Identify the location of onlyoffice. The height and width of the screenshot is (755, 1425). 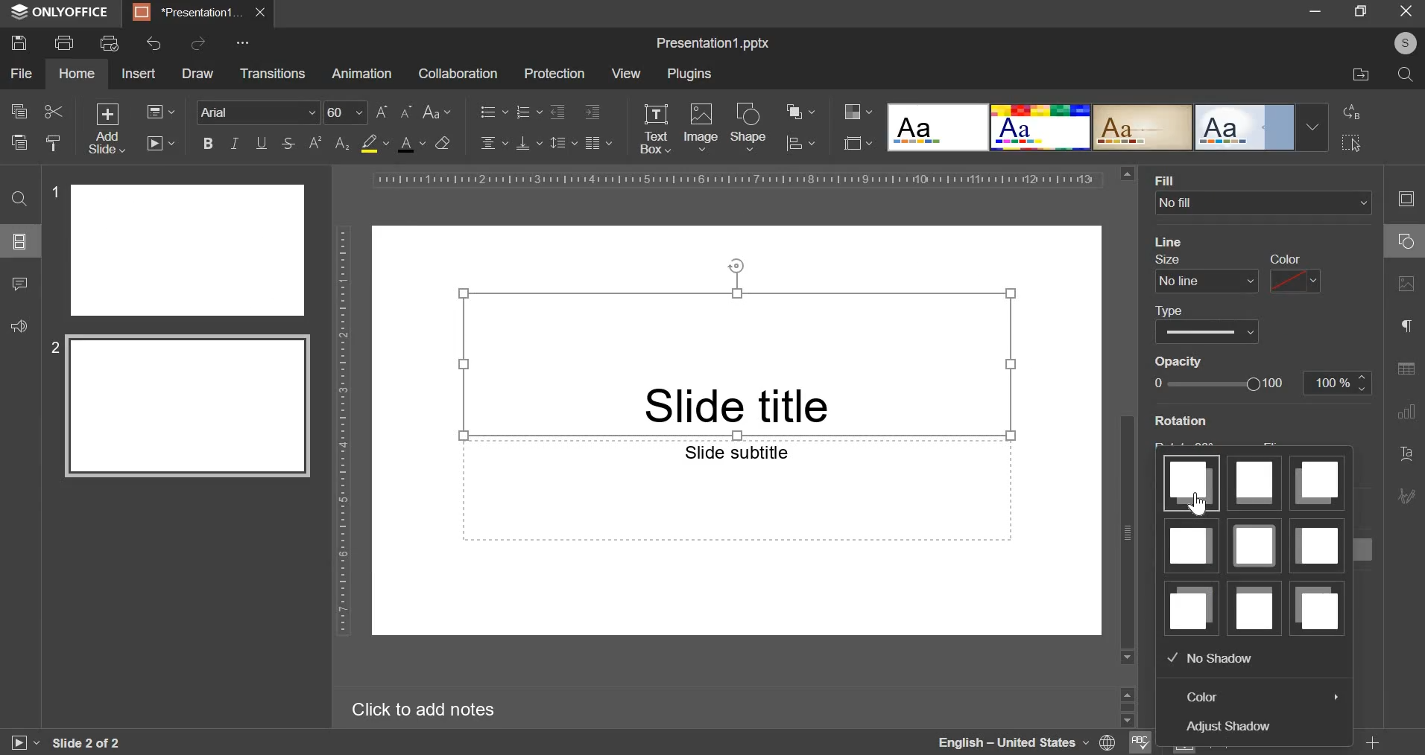
(64, 13).